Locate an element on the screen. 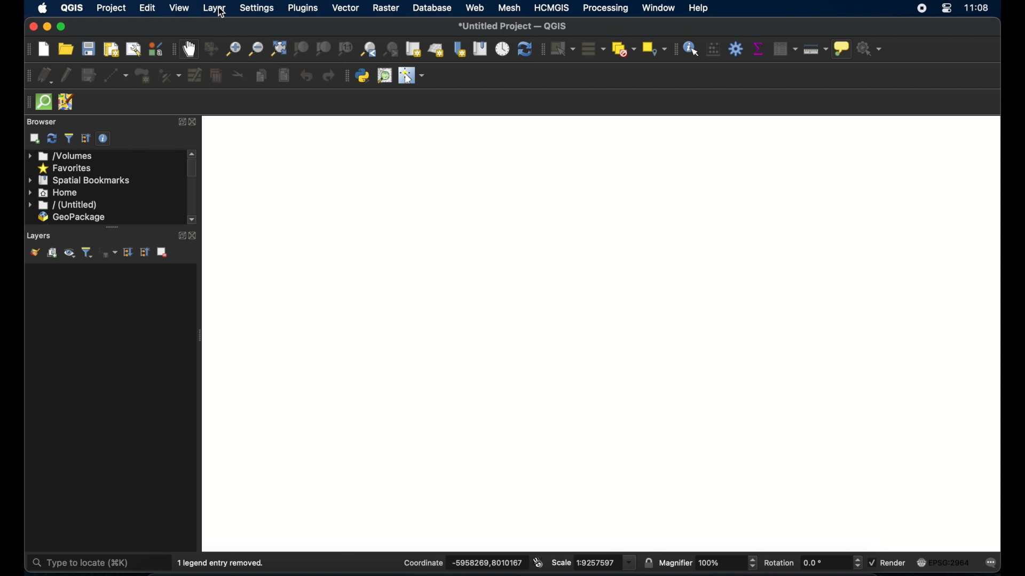  rotations is located at coordinates (813, 563).